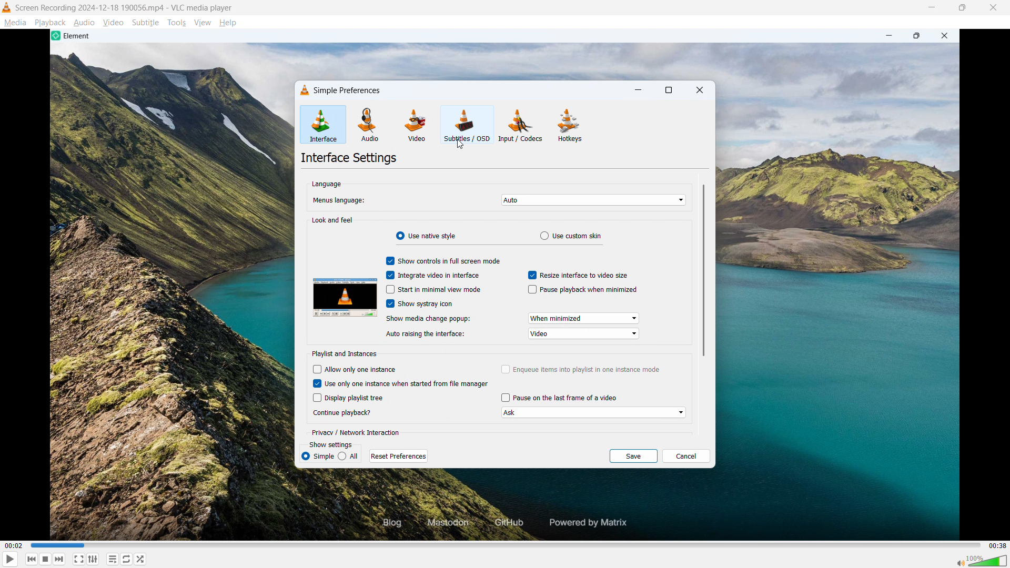 This screenshot has width=1010, height=568. What do you see at coordinates (588, 369) in the screenshot?
I see `enqueue items into playlist in one instance mode ` at bounding box center [588, 369].